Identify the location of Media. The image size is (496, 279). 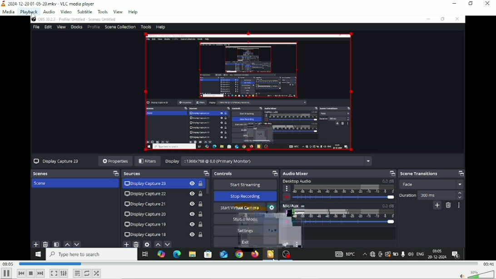
(8, 12).